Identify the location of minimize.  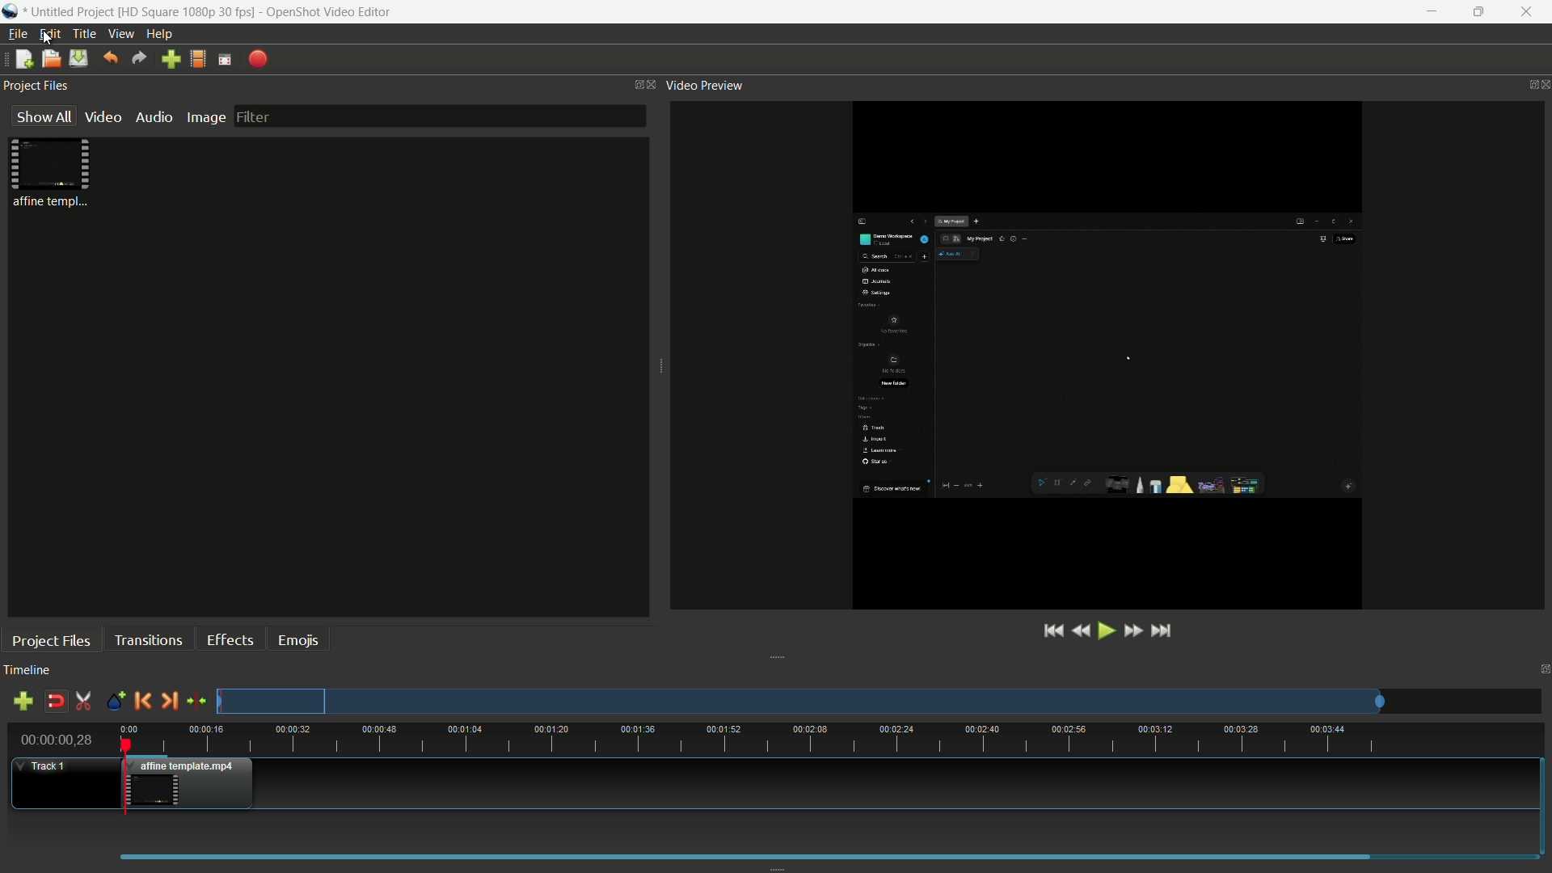
(1428, 12).